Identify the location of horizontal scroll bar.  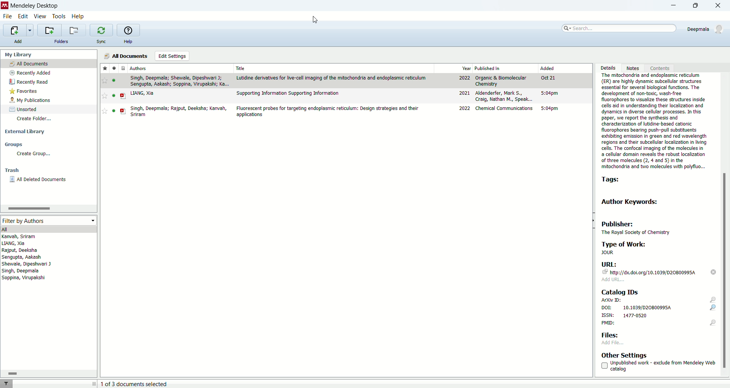
(48, 208).